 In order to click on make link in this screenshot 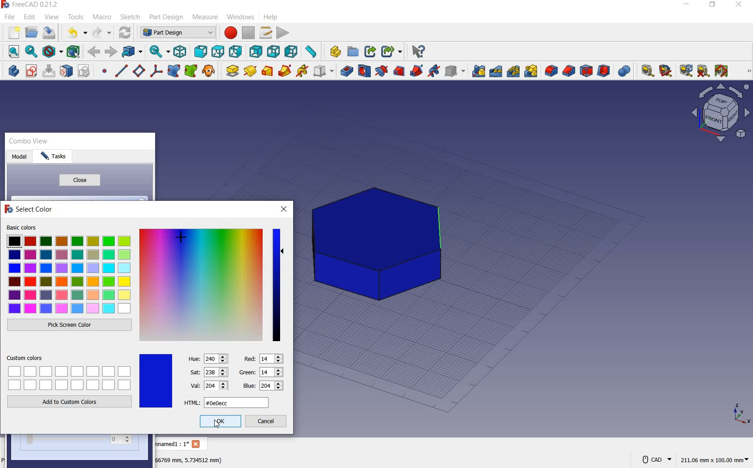, I will do `click(368, 52)`.